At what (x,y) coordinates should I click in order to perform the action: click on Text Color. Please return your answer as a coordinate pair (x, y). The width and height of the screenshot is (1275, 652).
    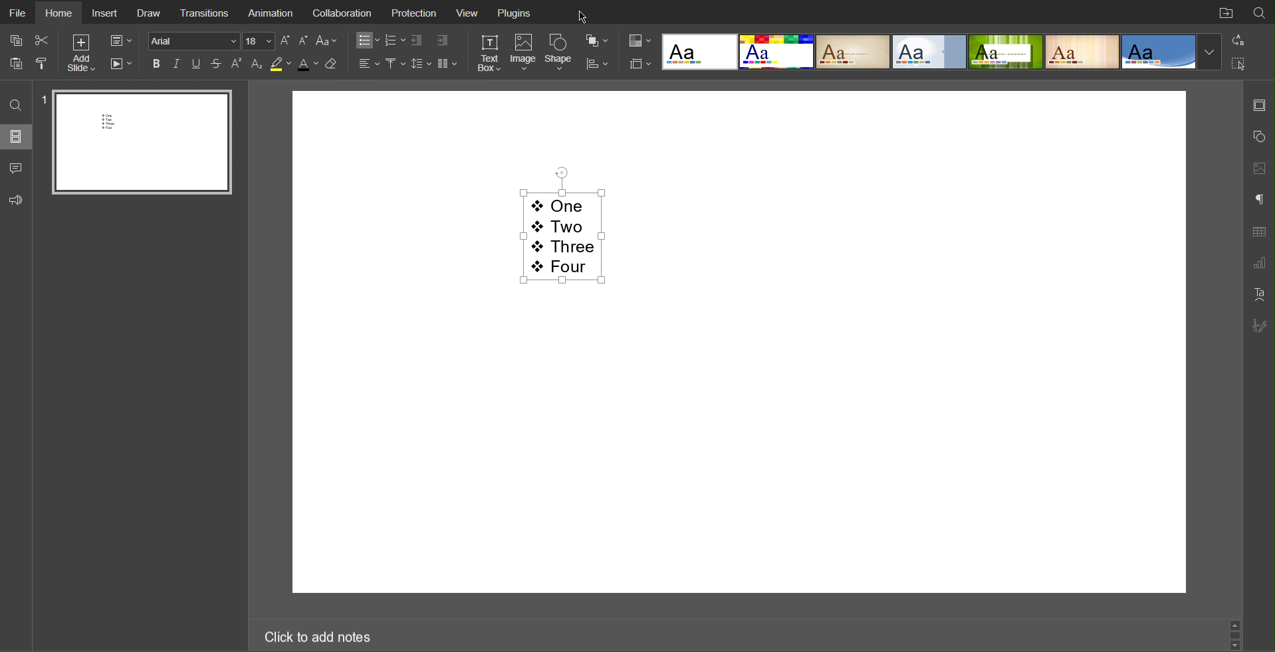
    Looking at the image, I should click on (308, 64).